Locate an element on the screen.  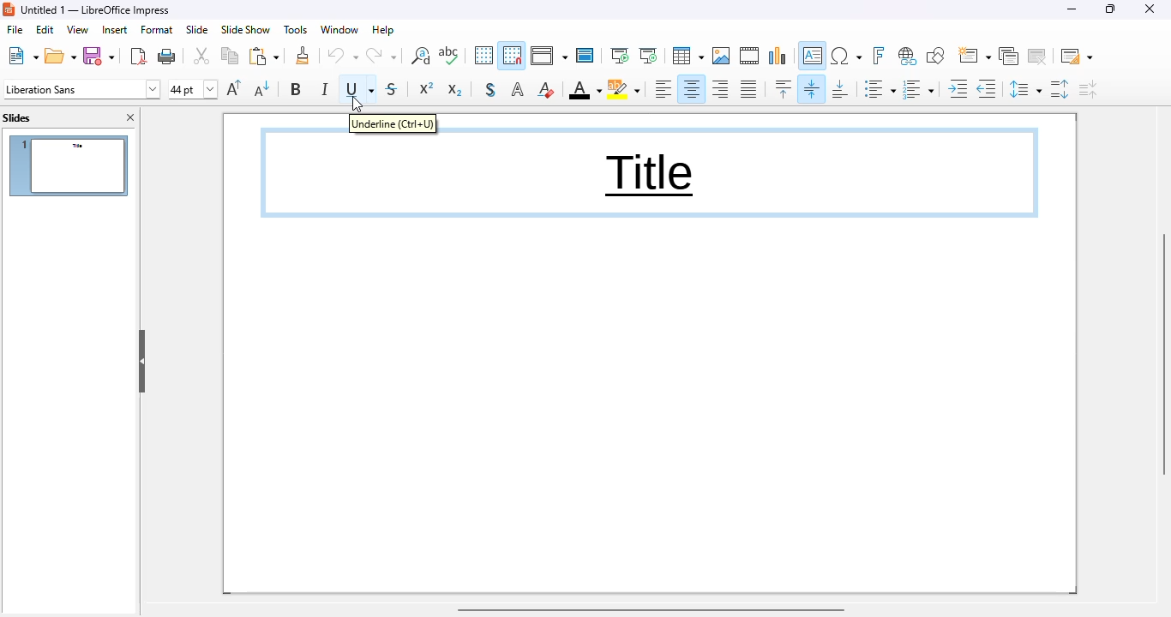
decrease font size is located at coordinates (262, 87).